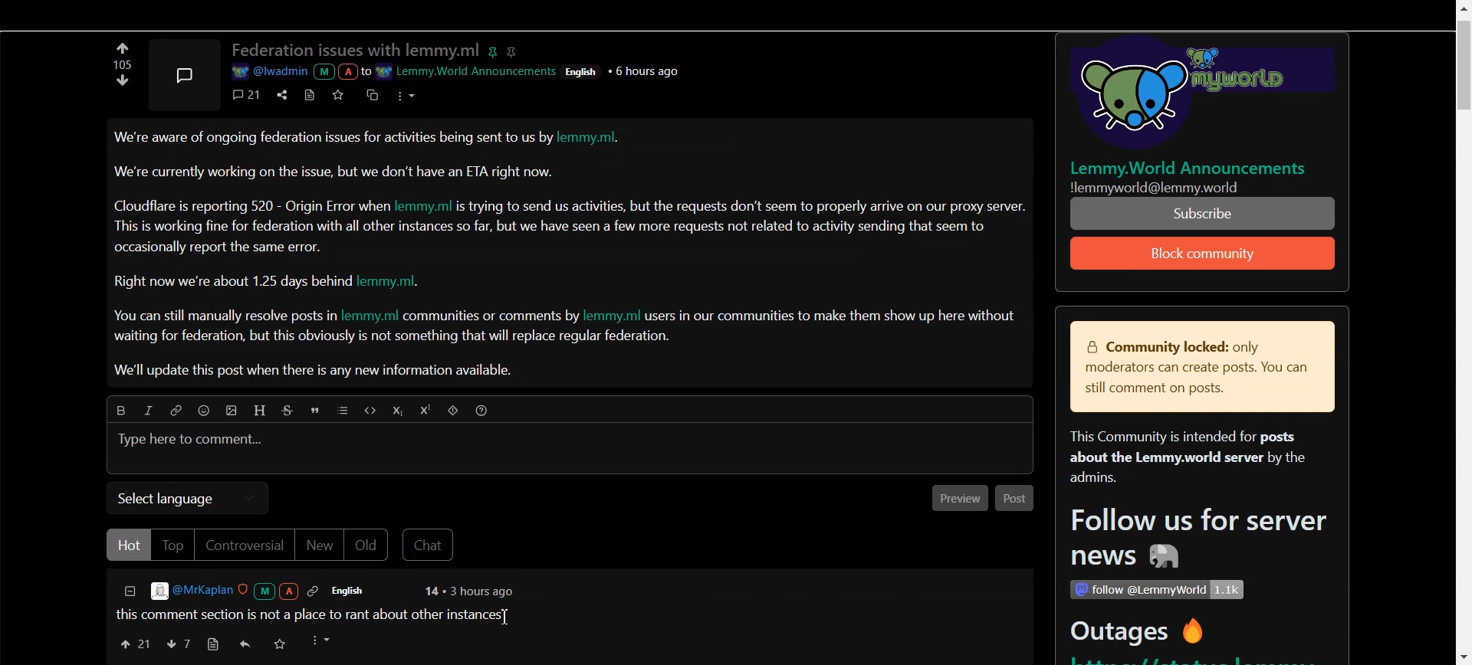 This screenshot has width=1472, height=665. I want to click on comment, so click(248, 94).